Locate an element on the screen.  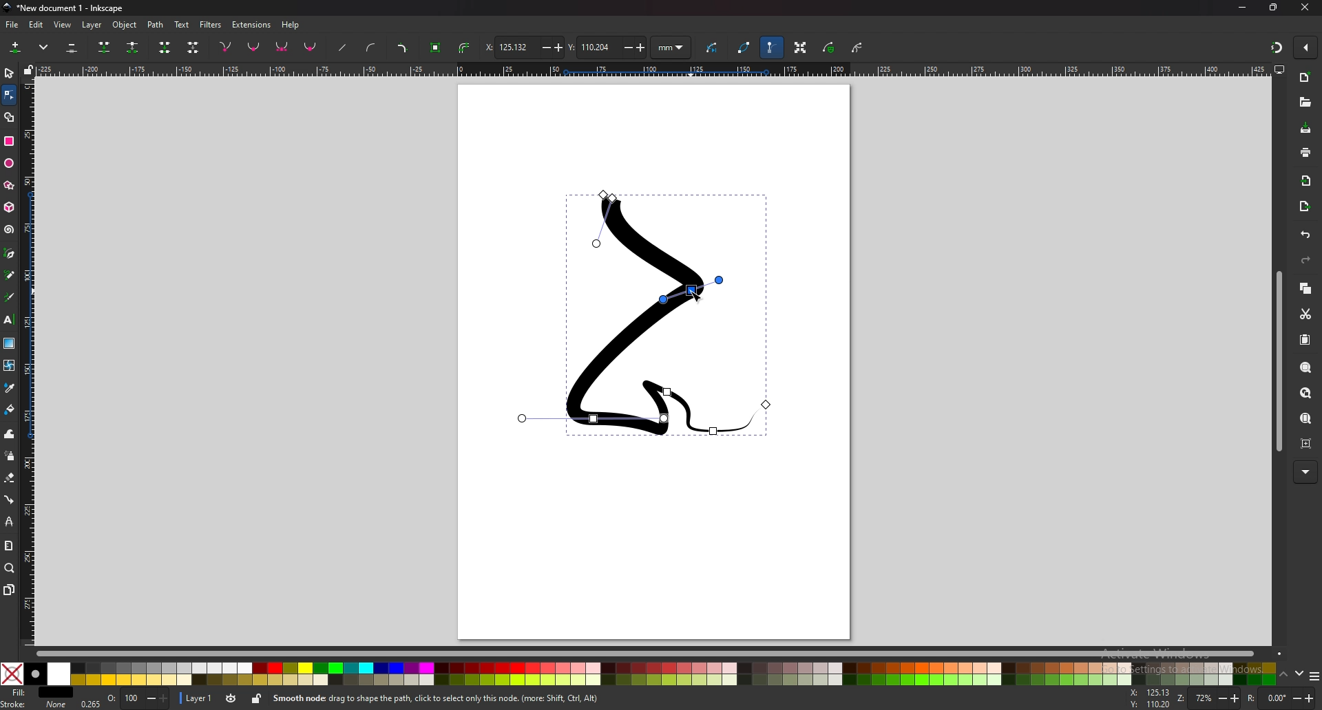
show bezier handle is located at coordinates (771, 47).